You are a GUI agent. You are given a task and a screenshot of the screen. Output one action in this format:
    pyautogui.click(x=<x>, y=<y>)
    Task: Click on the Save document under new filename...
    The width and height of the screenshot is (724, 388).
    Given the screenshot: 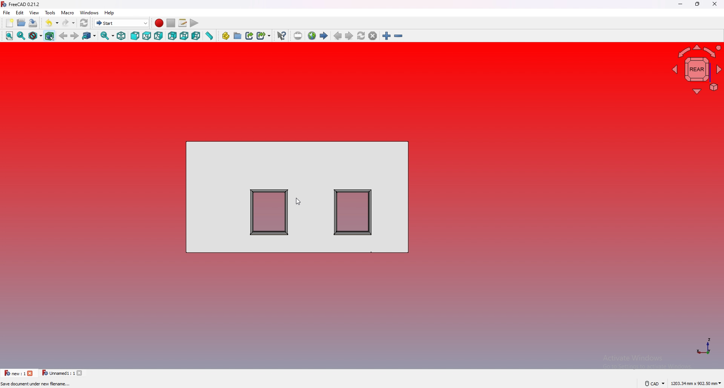 What is the action you would take?
    pyautogui.click(x=38, y=384)
    